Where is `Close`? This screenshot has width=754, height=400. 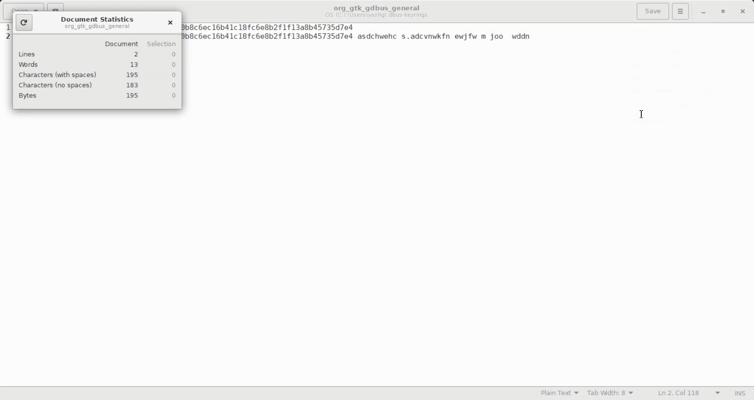
Close is located at coordinates (169, 23).